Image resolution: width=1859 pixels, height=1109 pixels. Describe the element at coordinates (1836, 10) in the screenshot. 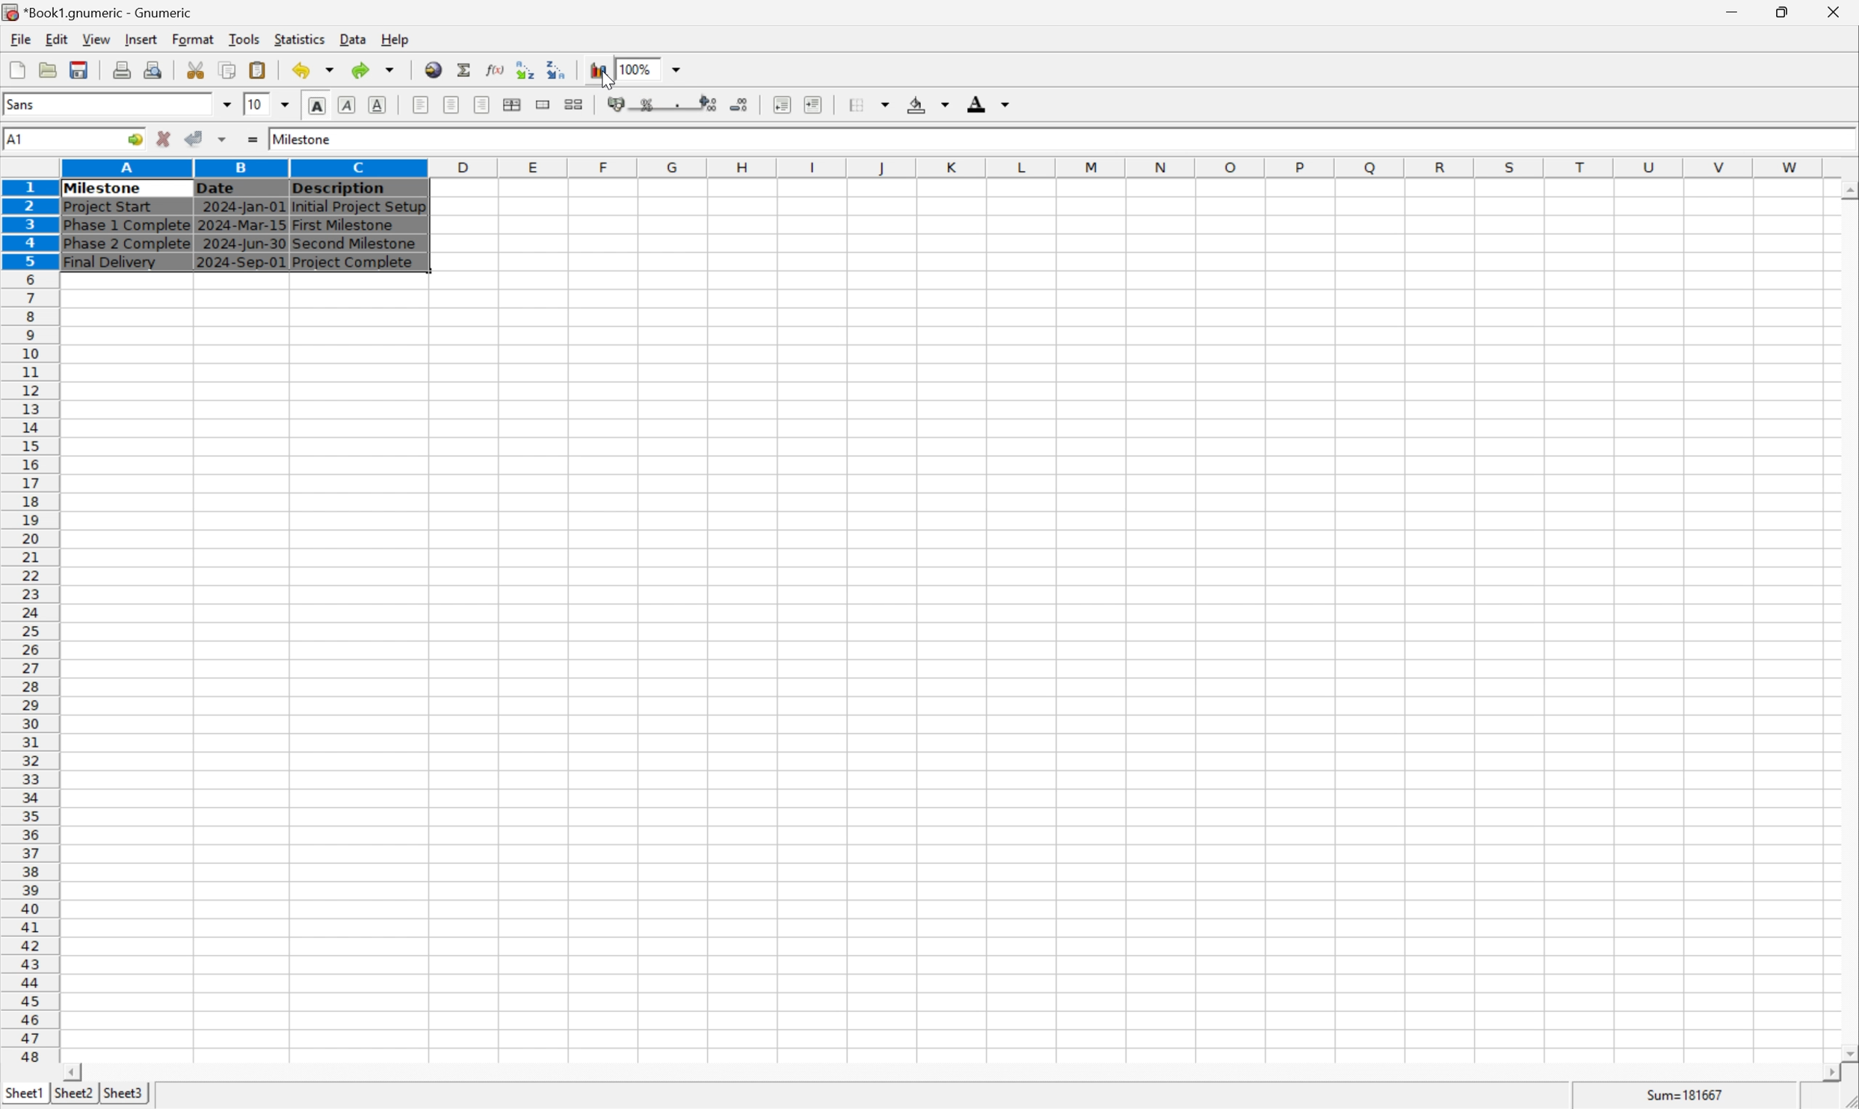

I see `close` at that location.